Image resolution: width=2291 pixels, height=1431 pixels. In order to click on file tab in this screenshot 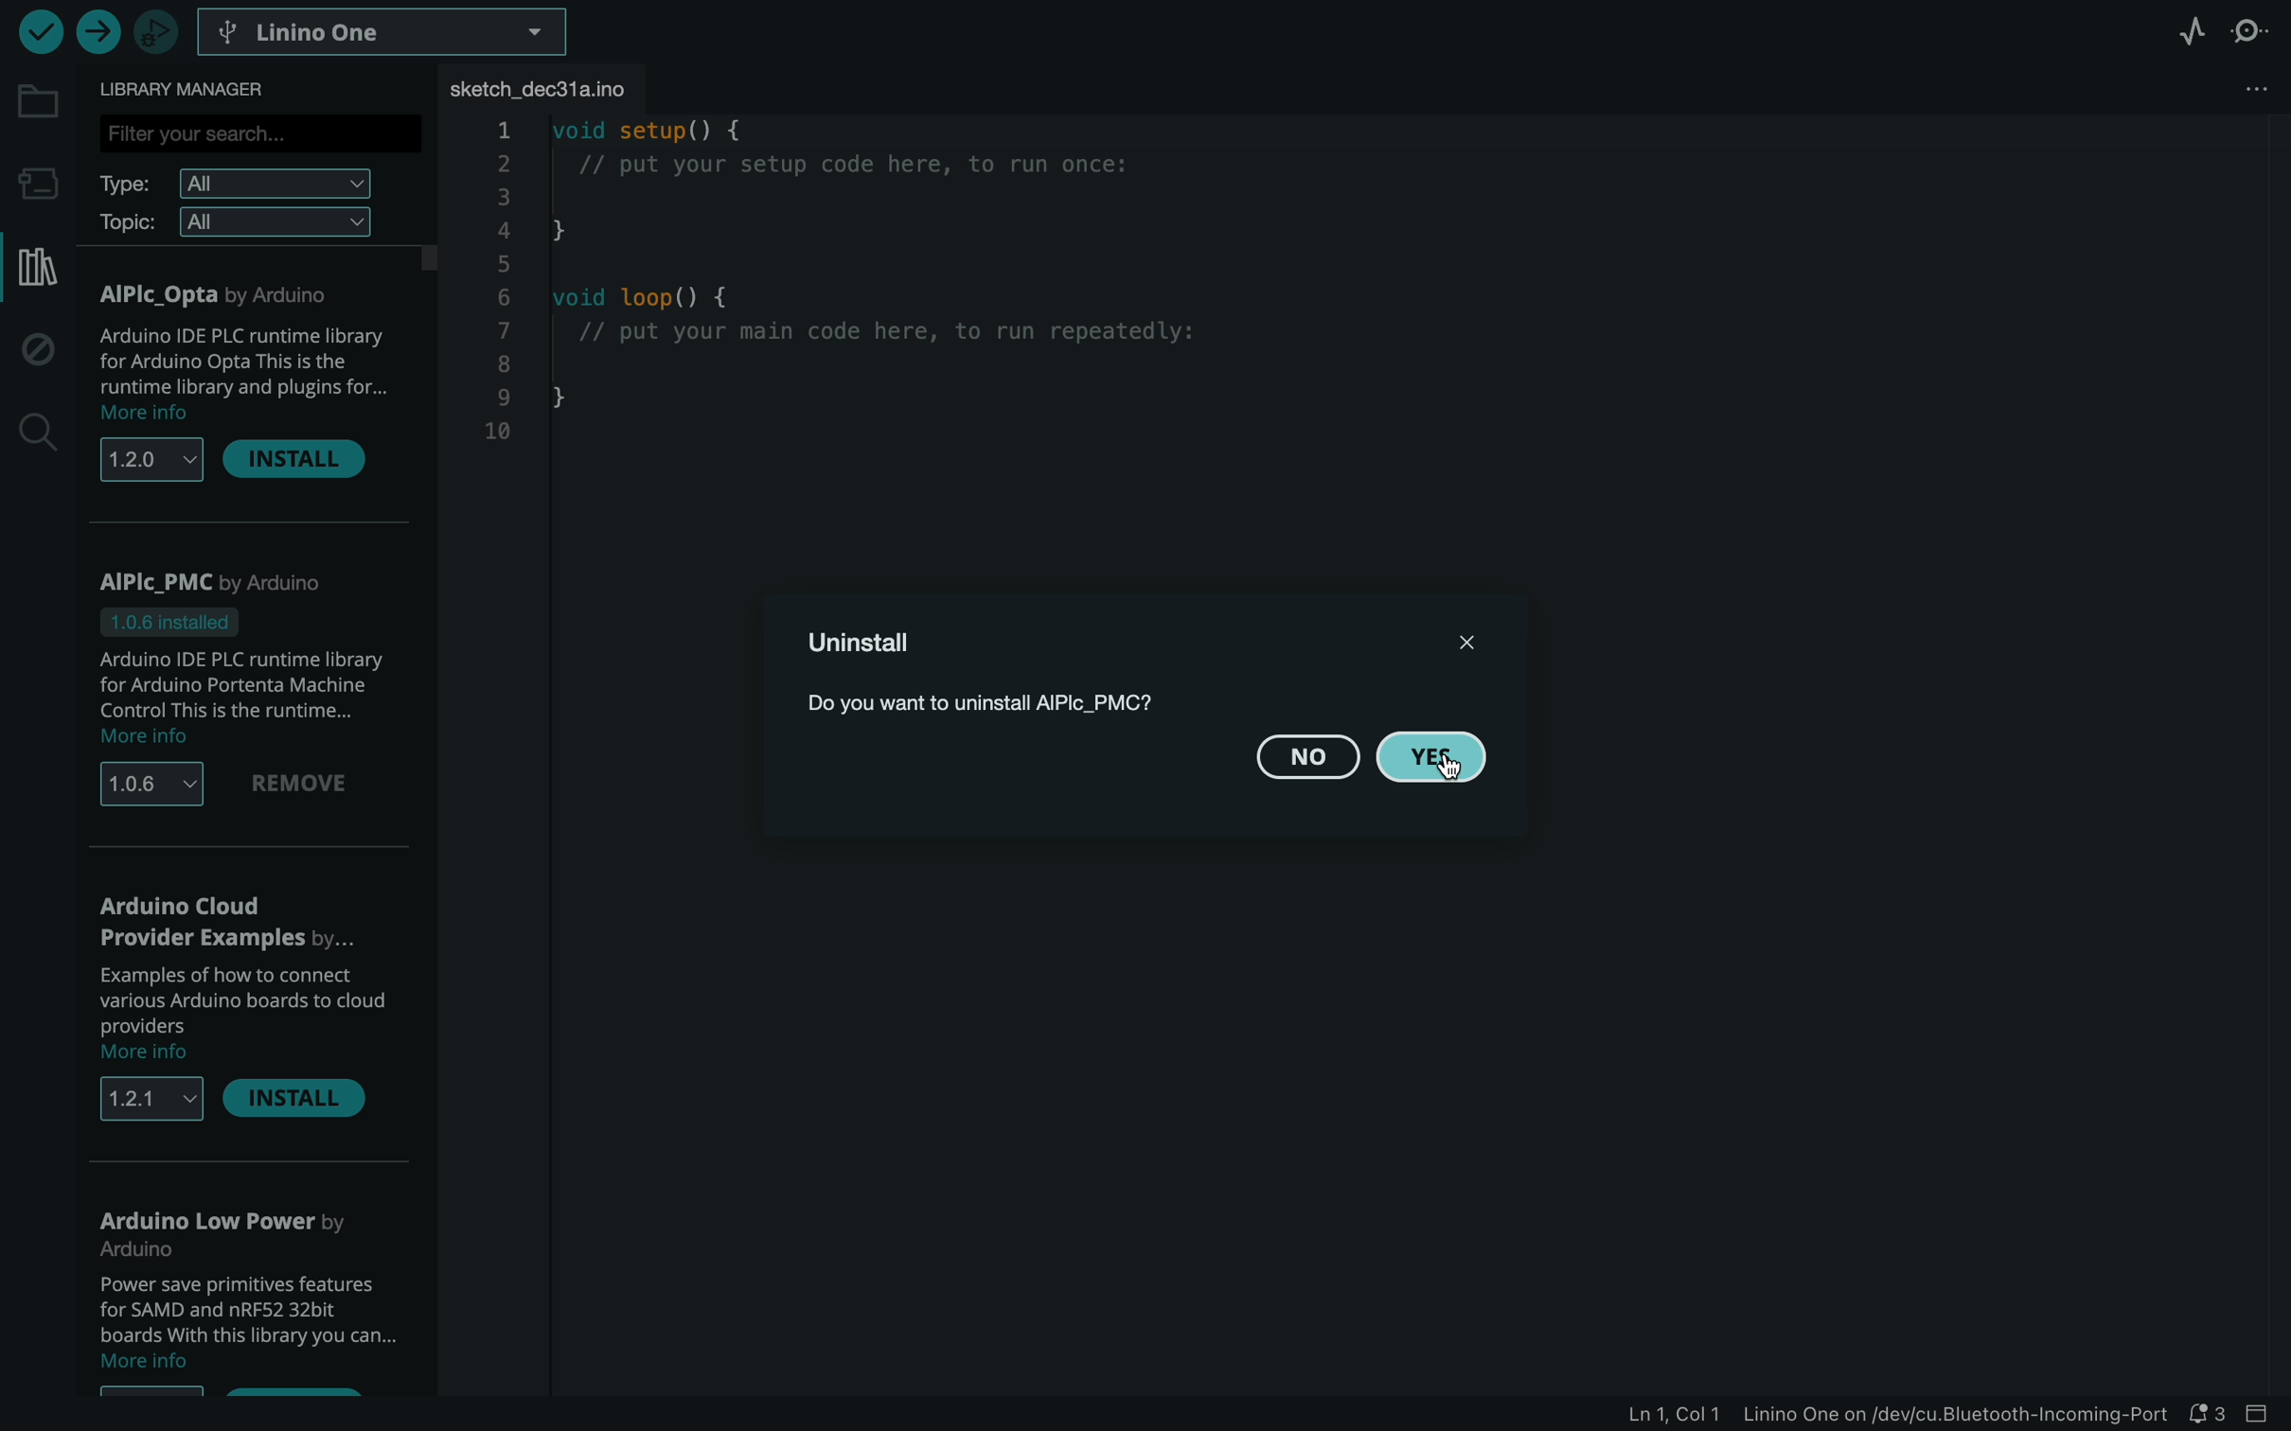, I will do `click(550, 88)`.